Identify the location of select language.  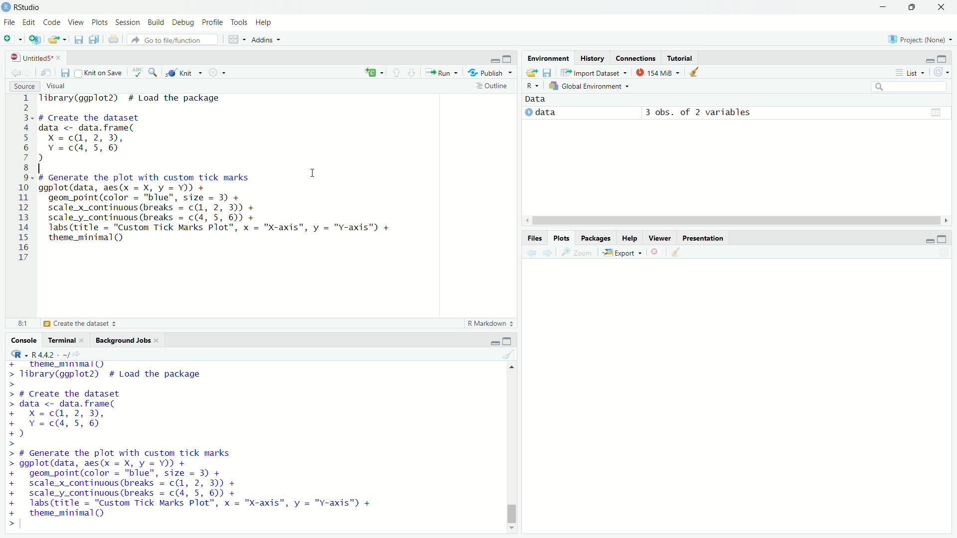
(529, 86).